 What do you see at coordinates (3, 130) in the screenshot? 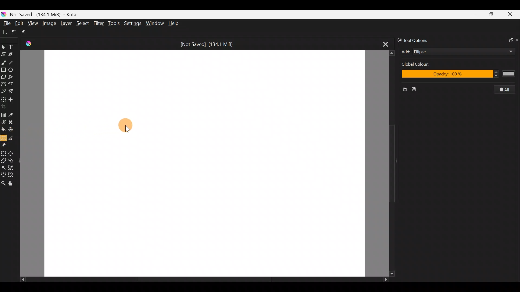
I see `Fill a contiguous area of color with color` at bounding box center [3, 130].